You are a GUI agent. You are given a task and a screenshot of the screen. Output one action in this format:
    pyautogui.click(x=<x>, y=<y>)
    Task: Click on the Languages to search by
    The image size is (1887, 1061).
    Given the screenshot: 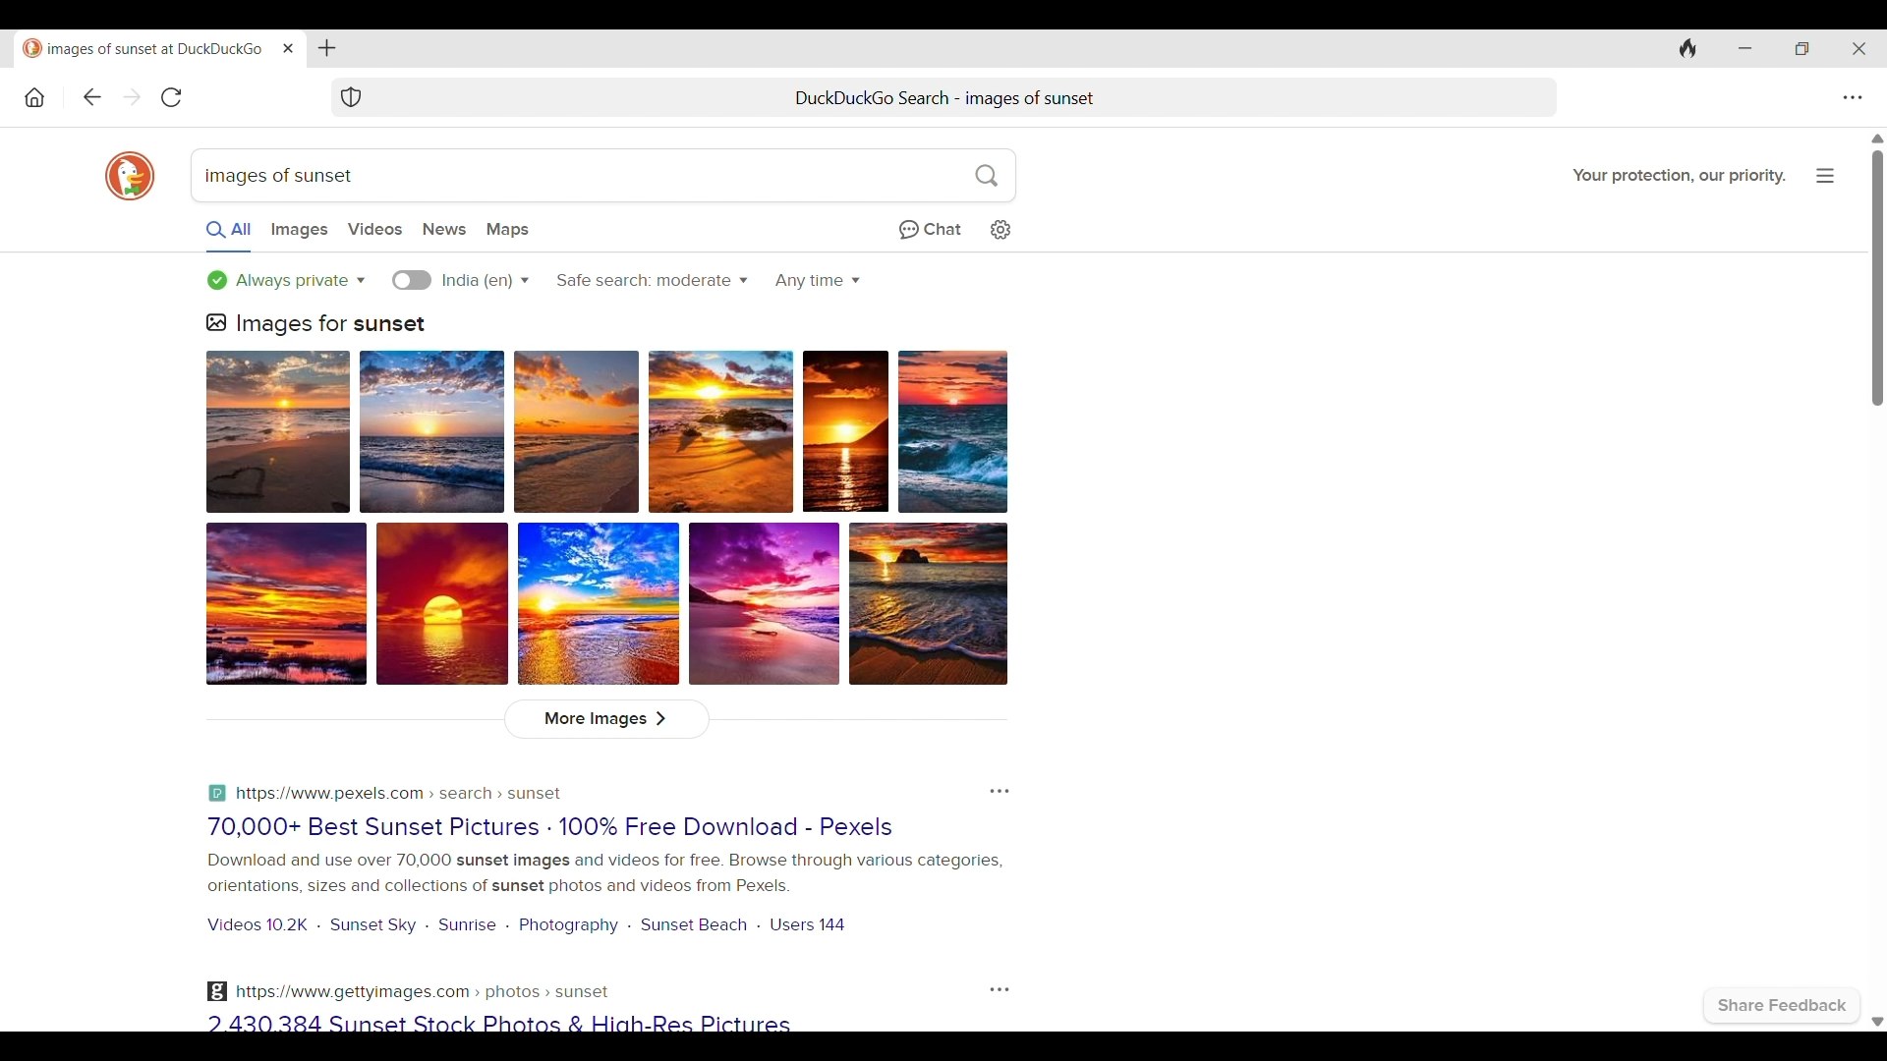 What is the action you would take?
    pyautogui.click(x=485, y=280)
    